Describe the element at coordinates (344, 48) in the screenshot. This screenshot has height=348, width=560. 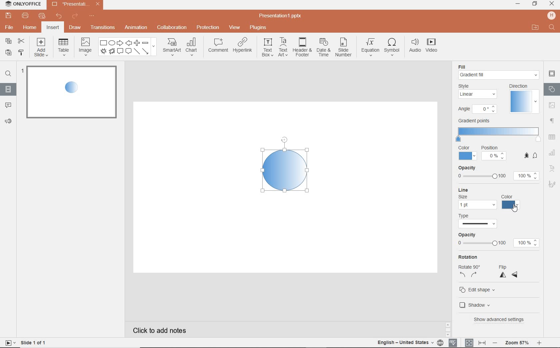
I see `slide number` at that location.